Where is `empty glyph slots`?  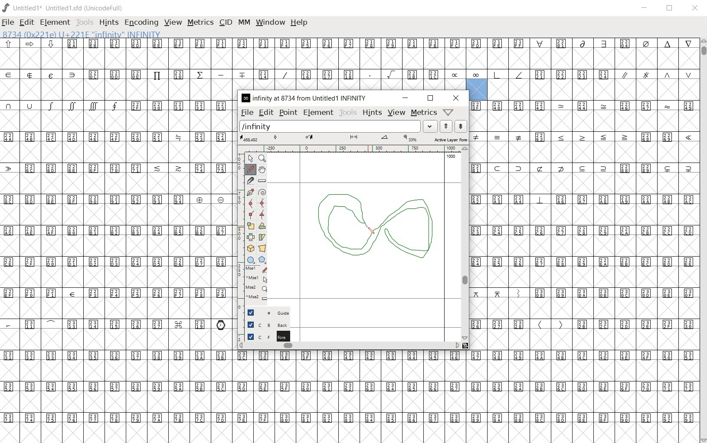
empty glyph slots is located at coordinates (116, 121).